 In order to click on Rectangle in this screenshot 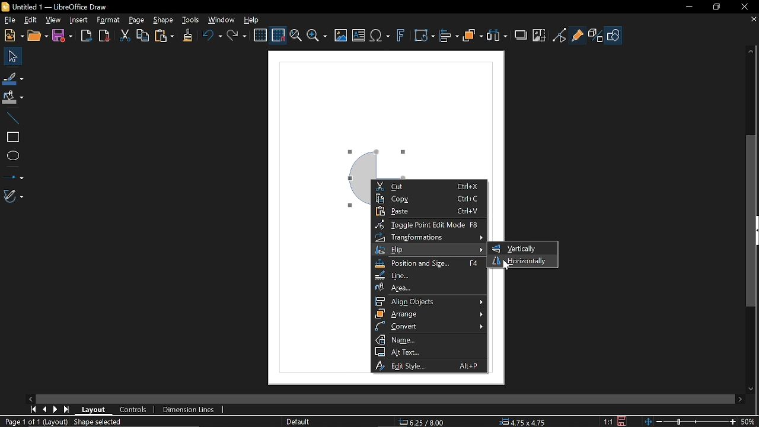, I will do `click(11, 137)`.